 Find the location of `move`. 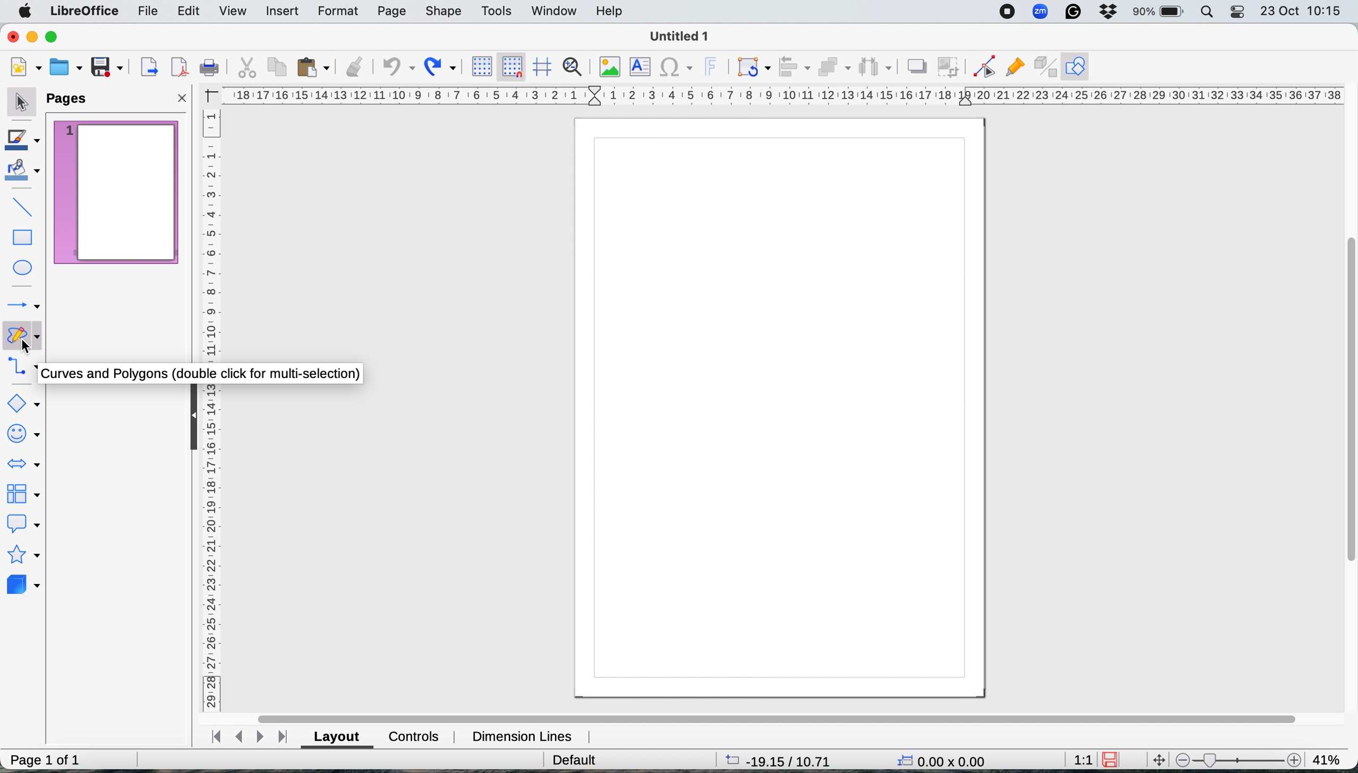

move is located at coordinates (1160, 760).